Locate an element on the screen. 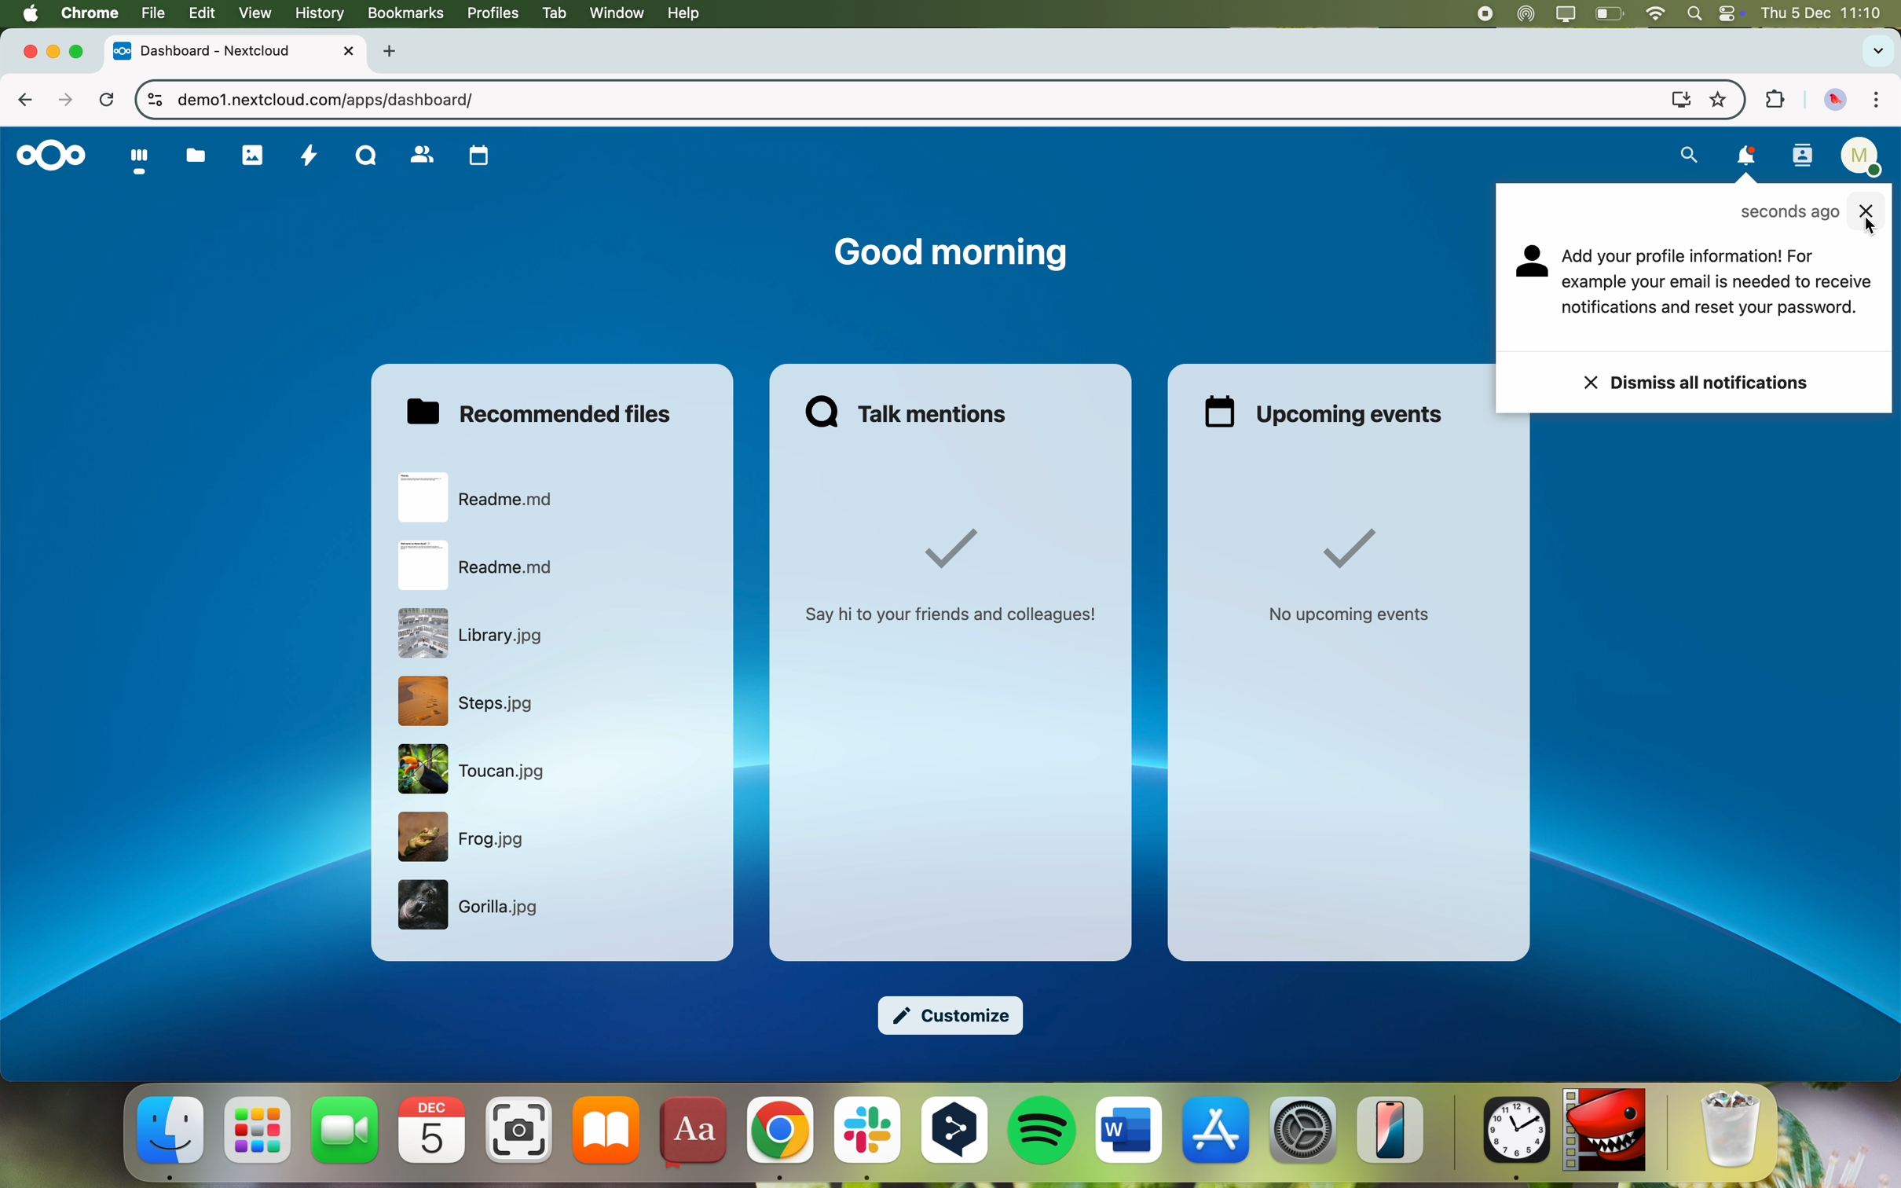  Google Chrome is located at coordinates (778, 1138).